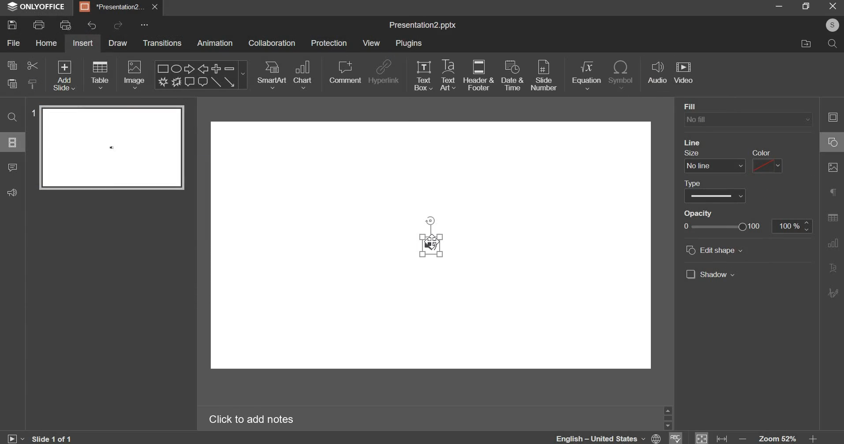  Describe the element at coordinates (82, 43) in the screenshot. I see `insert` at that location.